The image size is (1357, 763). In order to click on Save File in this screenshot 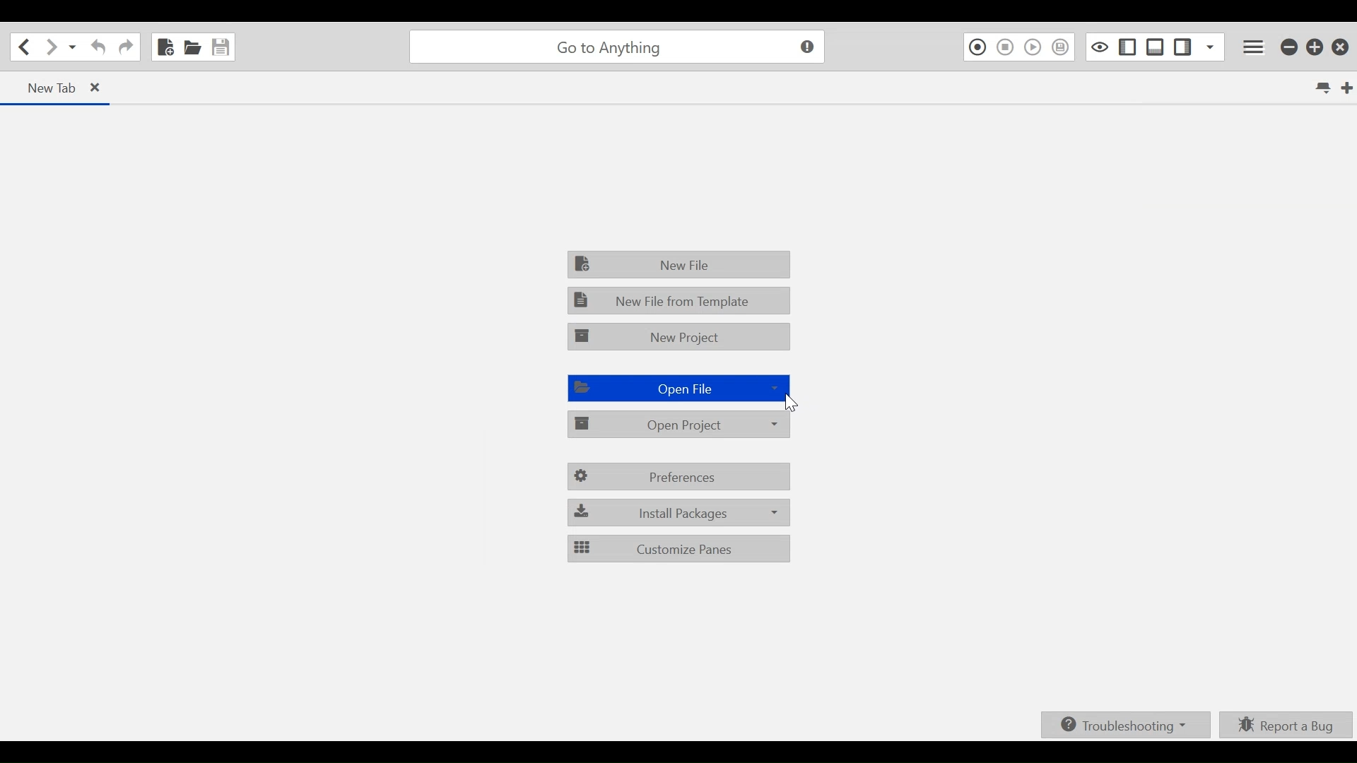, I will do `click(223, 46)`.